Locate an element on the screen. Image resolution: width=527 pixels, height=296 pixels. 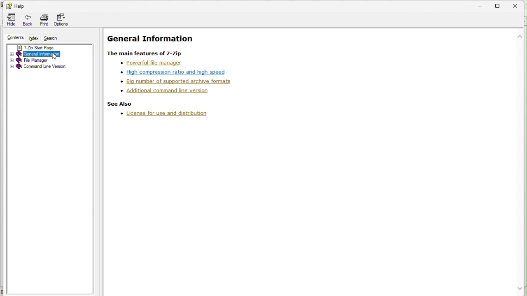
Powerful file manager  is located at coordinates (151, 63).